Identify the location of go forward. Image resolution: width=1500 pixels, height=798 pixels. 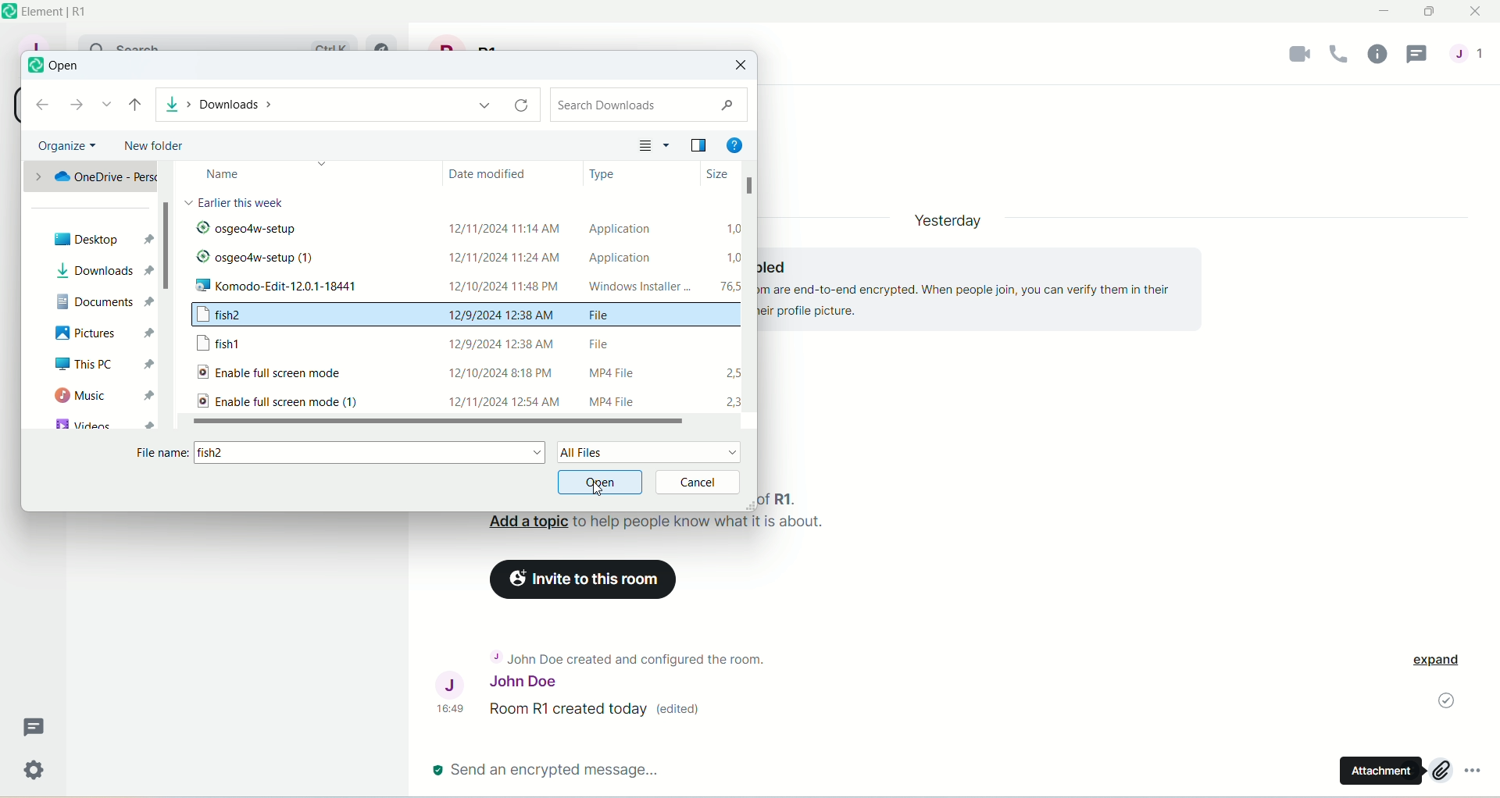
(76, 106).